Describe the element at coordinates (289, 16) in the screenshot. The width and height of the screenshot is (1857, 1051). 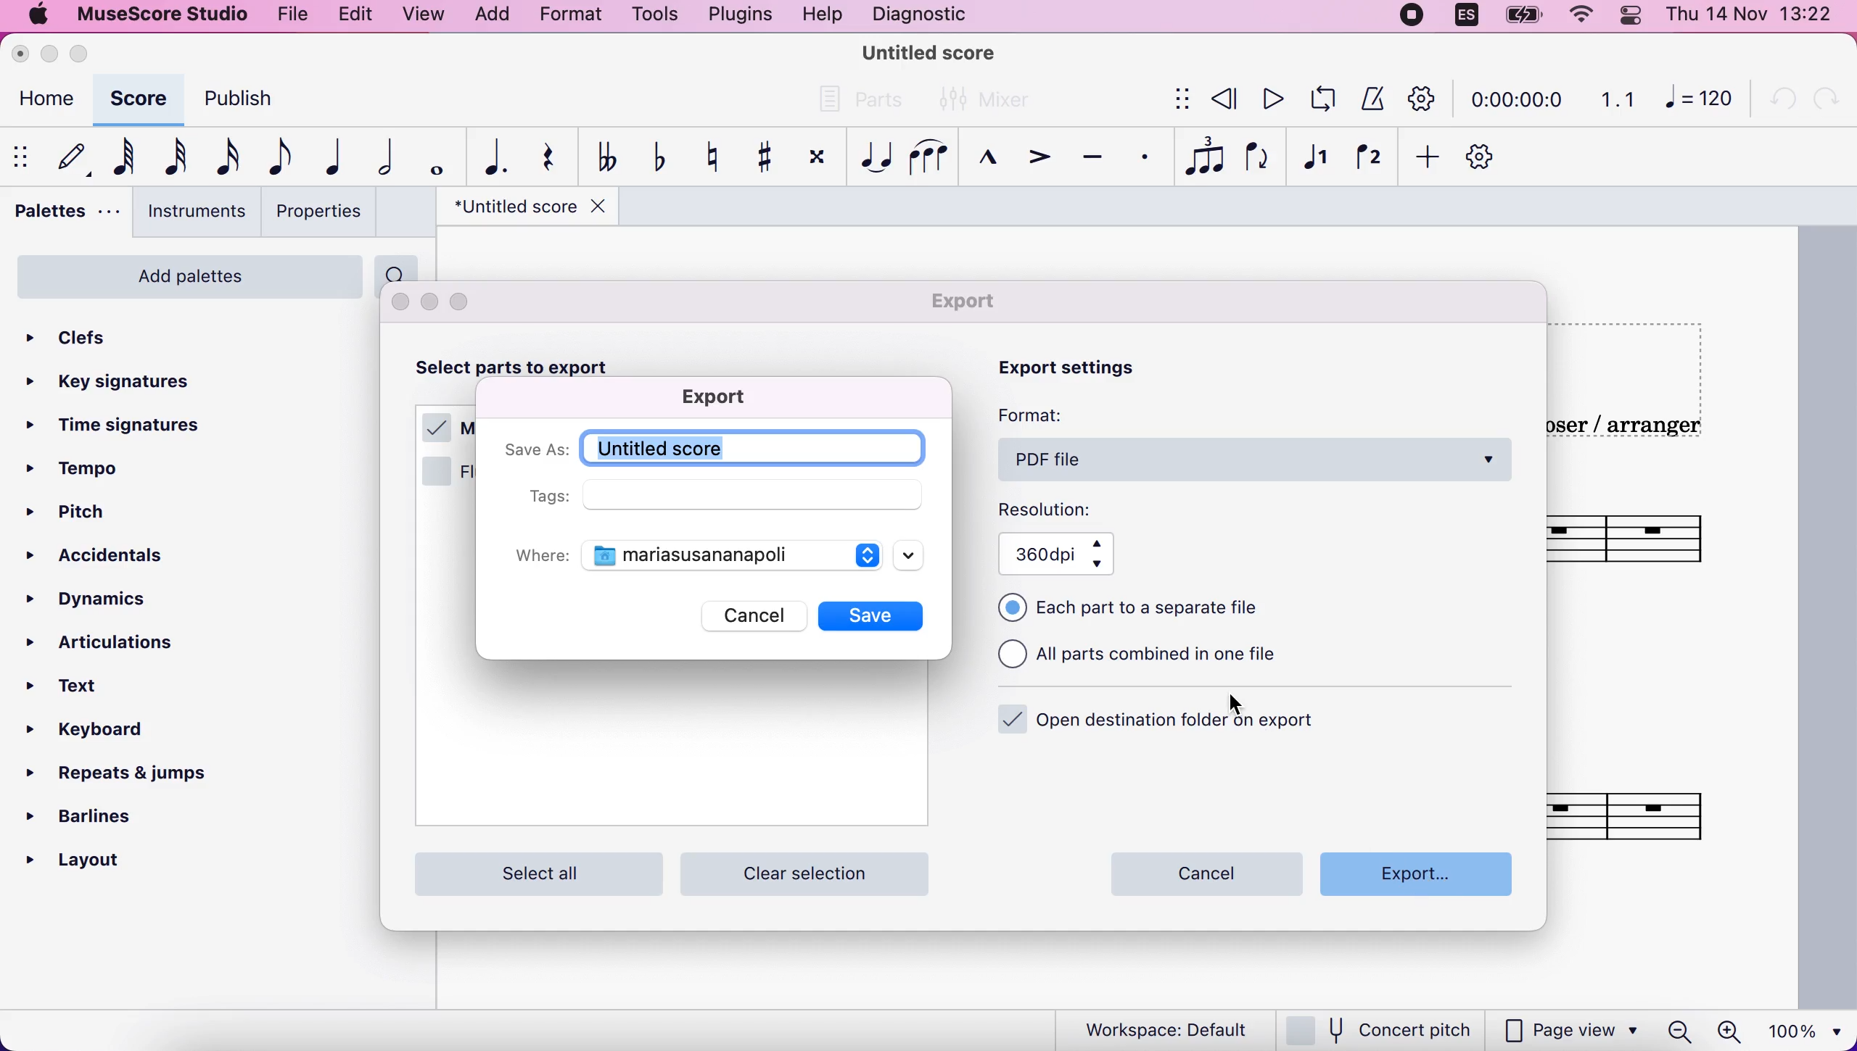
I see `file` at that location.